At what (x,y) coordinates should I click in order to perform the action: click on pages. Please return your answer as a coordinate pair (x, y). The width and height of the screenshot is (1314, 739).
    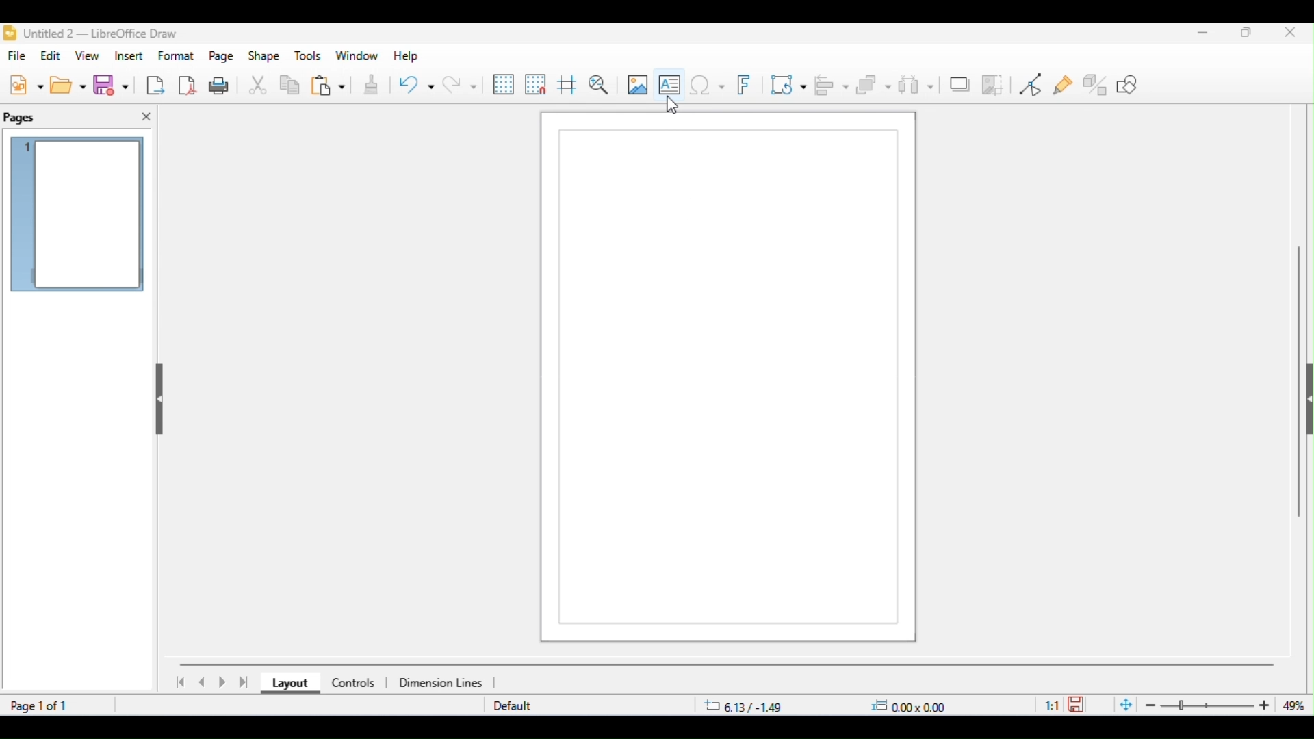
    Looking at the image, I should click on (21, 118).